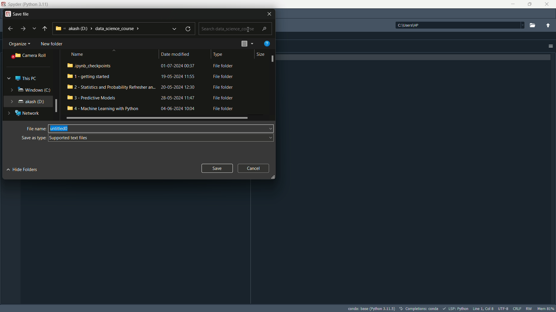 This screenshot has height=312, width=556. Describe the element at coordinates (31, 102) in the screenshot. I see `akash(D:)` at that location.